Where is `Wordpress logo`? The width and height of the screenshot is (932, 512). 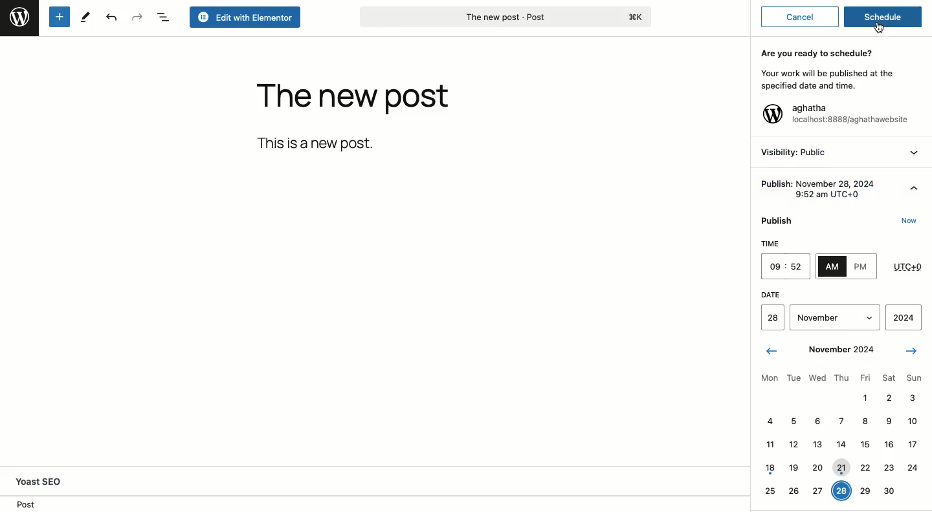
Wordpress logo is located at coordinates (772, 114).